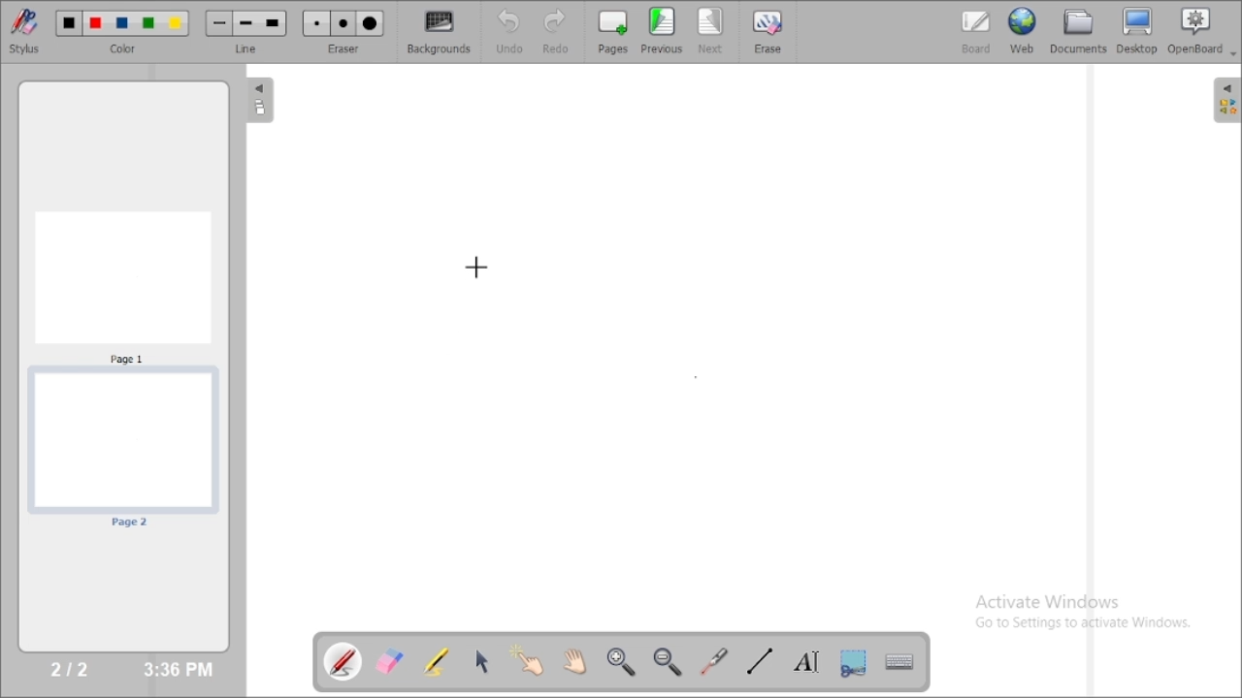  I want to click on Color 5, so click(176, 23).